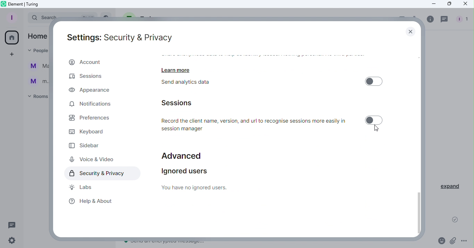  I want to click on Scroll bar, so click(420, 143).